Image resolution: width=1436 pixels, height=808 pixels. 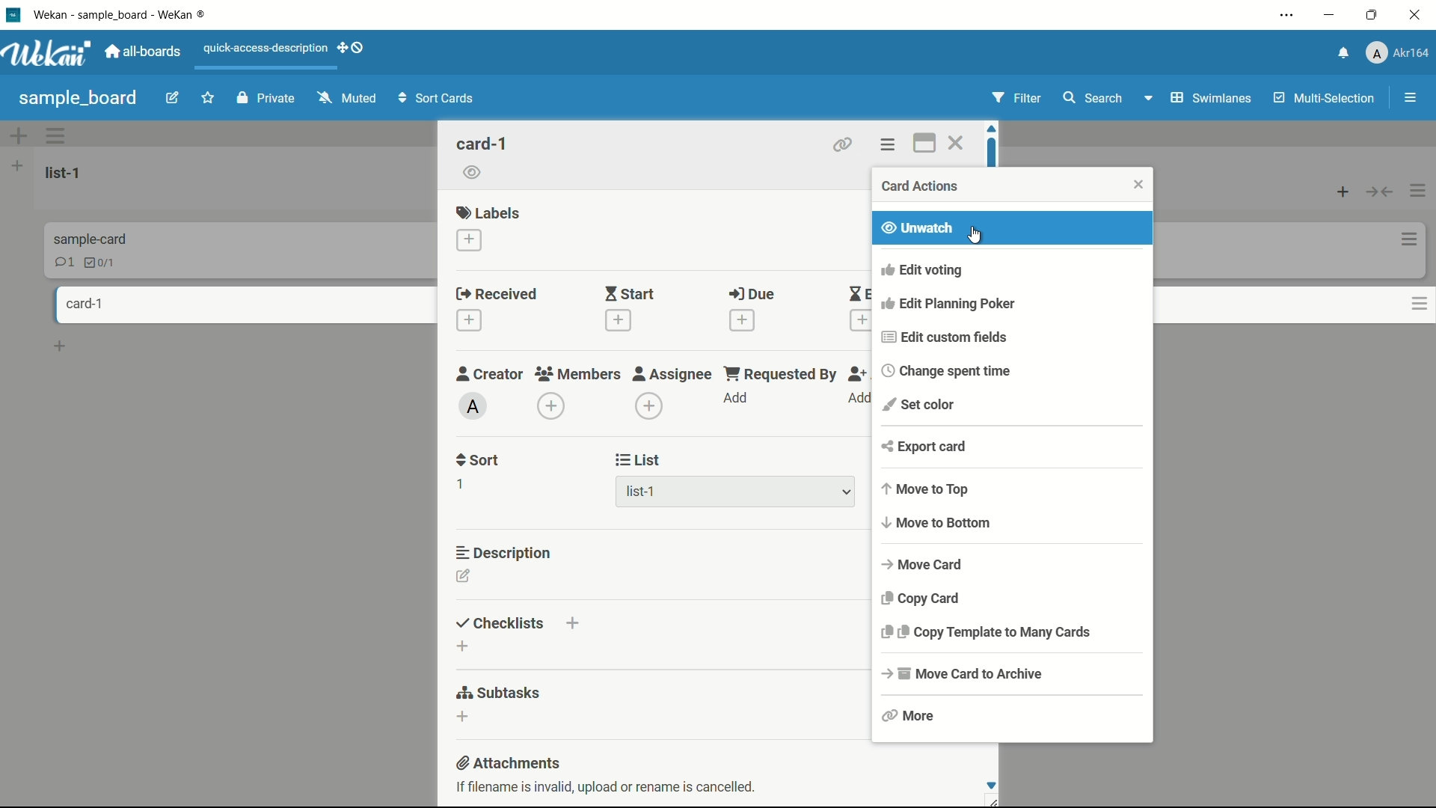 What do you see at coordinates (949, 370) in the screenshot?
I see `change spent time` at bounding box center [949, 370].